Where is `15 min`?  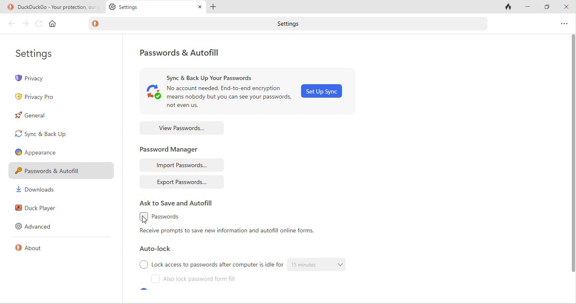
15 min is located at coordinates (320, 264).